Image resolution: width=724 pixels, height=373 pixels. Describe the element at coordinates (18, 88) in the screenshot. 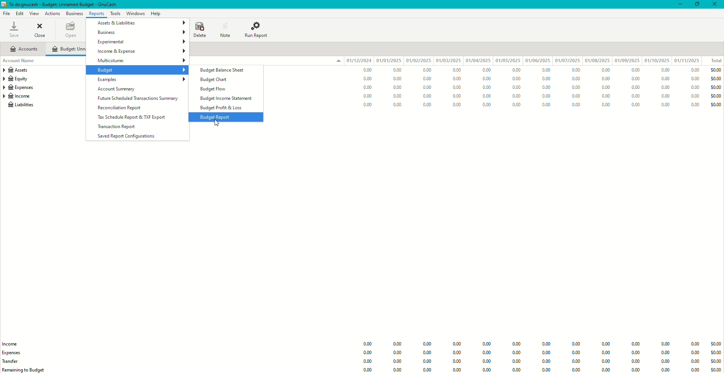

I see `Expenses` at that location.